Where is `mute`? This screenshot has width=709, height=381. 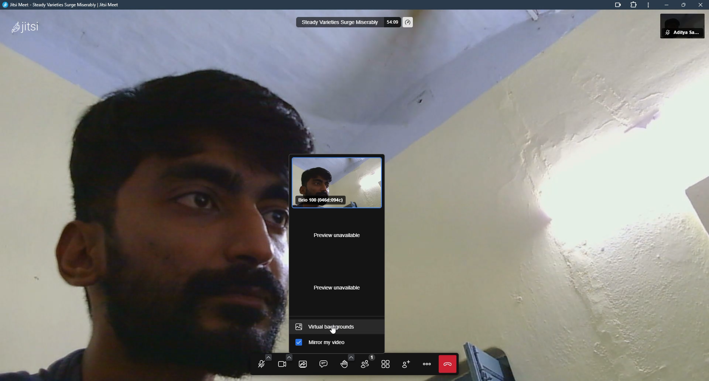 mute is located at coordinates (666, 33).